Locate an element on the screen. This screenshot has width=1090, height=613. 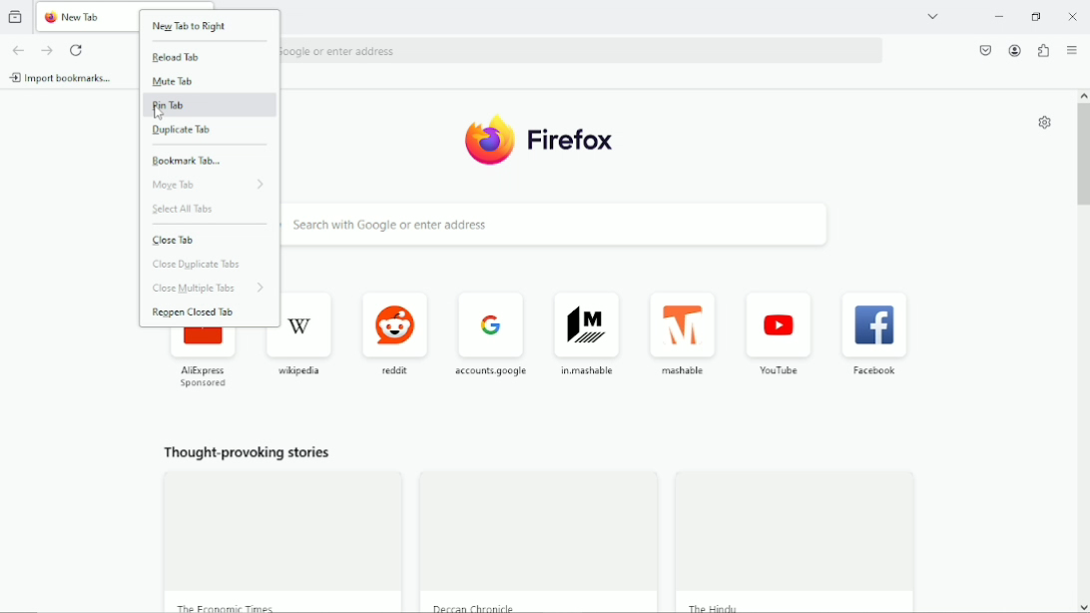
mashable is located at coordinates (688, 335).